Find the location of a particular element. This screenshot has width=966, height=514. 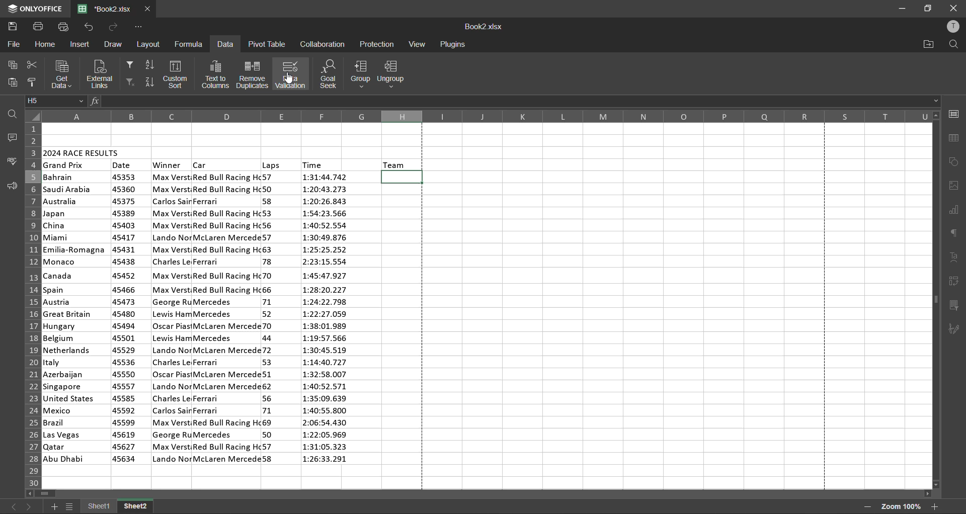

shapes is located at coordinates (954, 162).